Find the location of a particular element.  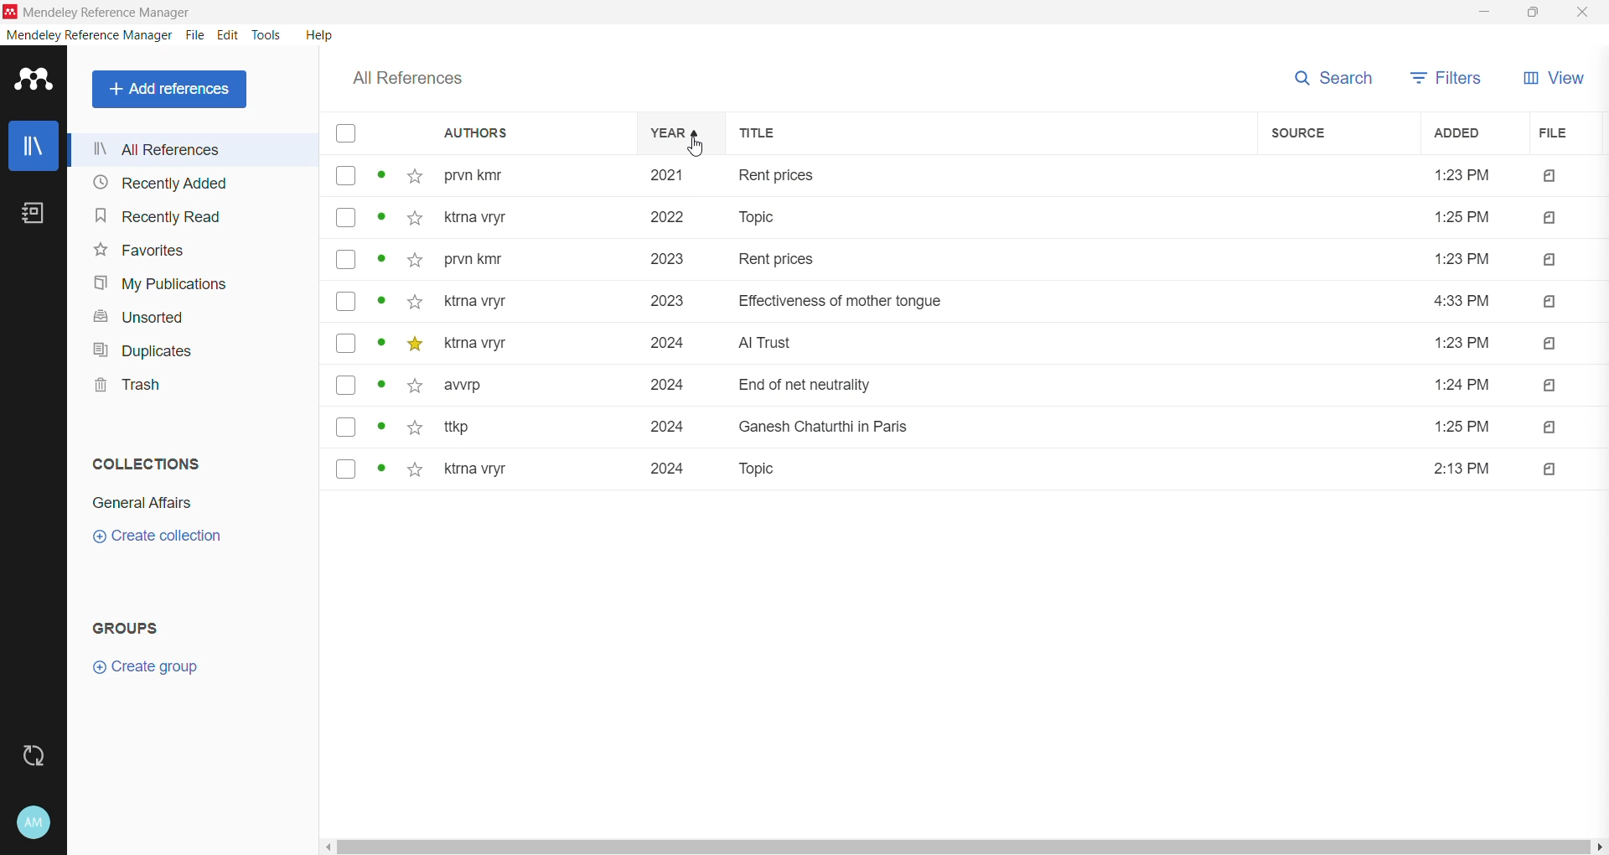

2024 is located at coordinates (669, 386).